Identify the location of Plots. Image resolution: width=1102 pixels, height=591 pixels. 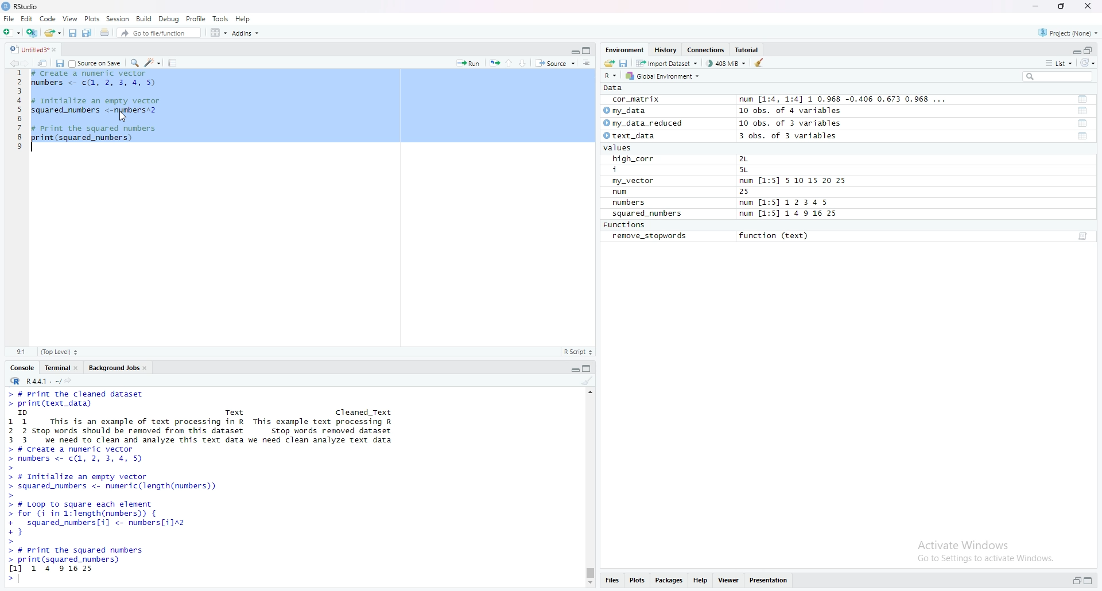
(92, 18).